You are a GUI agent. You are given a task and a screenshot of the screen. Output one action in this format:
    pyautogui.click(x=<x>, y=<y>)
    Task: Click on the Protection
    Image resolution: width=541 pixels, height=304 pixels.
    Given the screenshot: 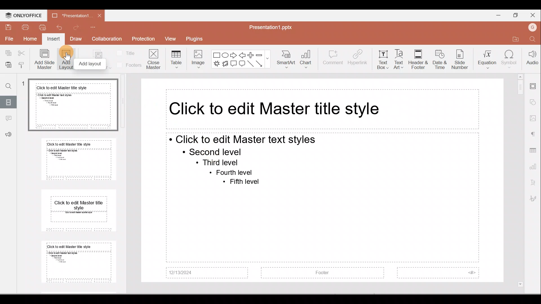 What is the action you would take?
    pyautogui.click(x=144, y=39)
    